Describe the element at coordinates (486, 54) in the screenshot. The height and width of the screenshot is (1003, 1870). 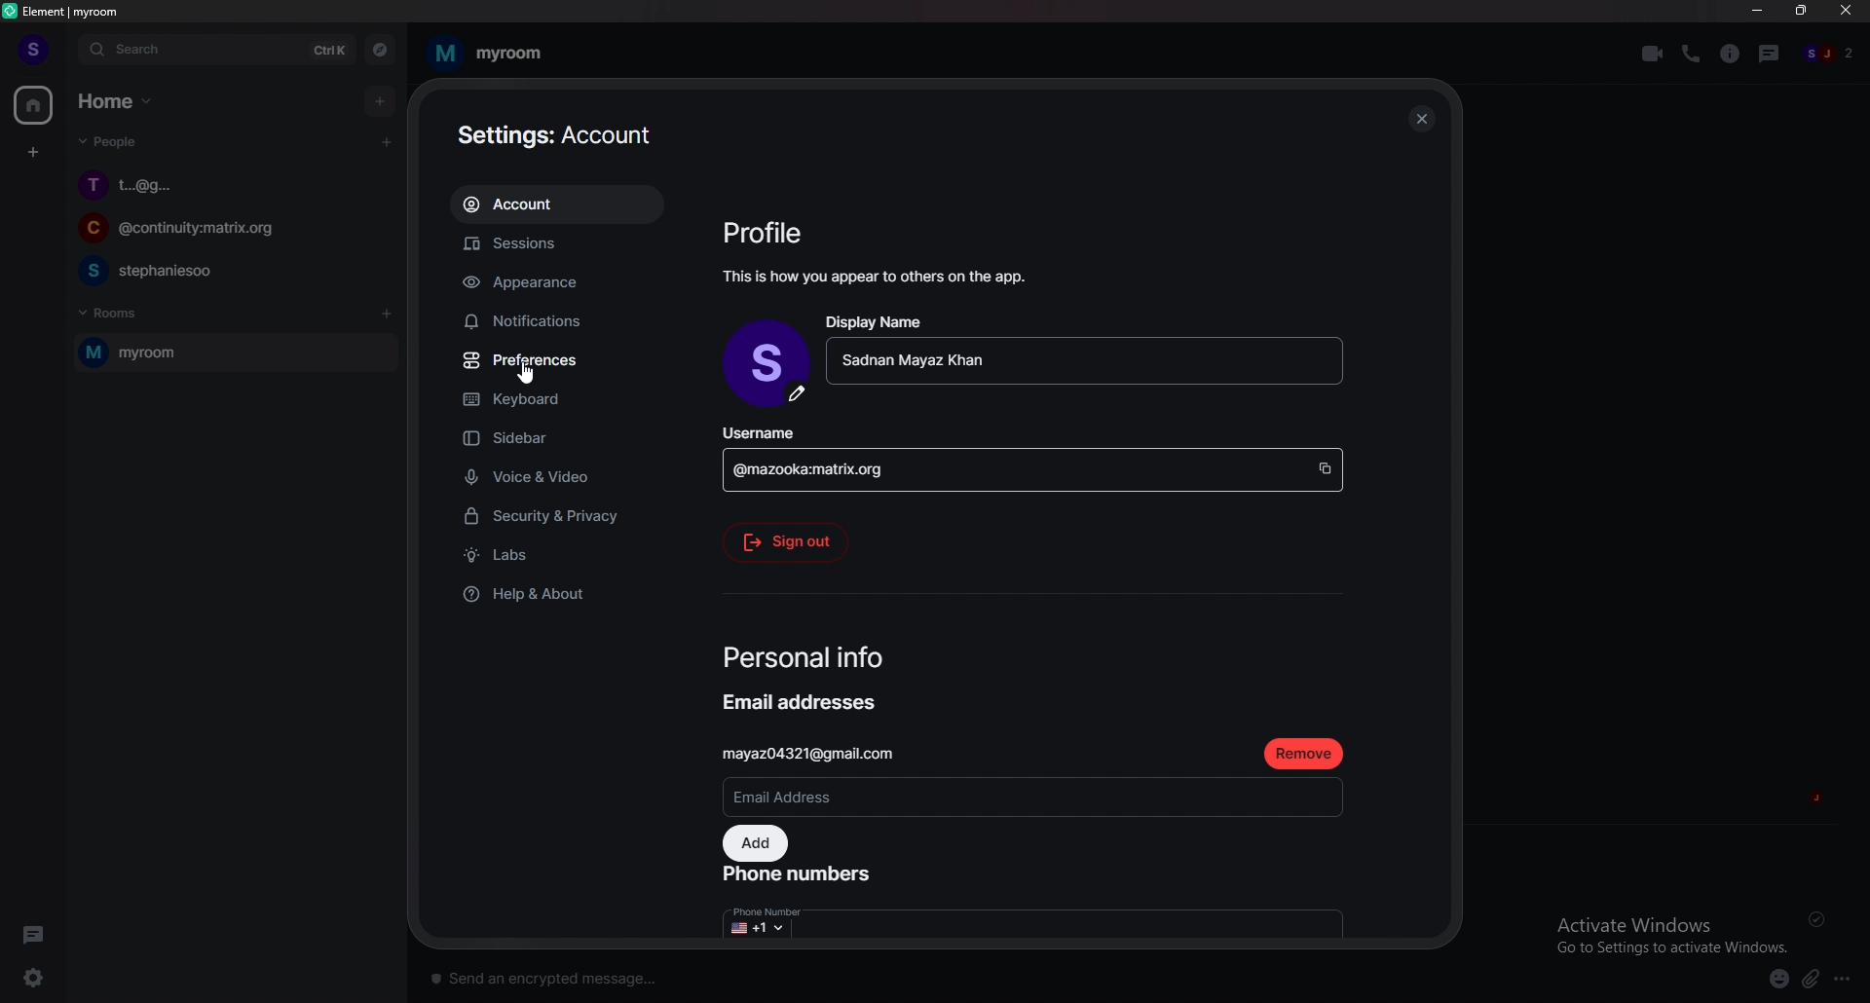
I see `room` at that location.